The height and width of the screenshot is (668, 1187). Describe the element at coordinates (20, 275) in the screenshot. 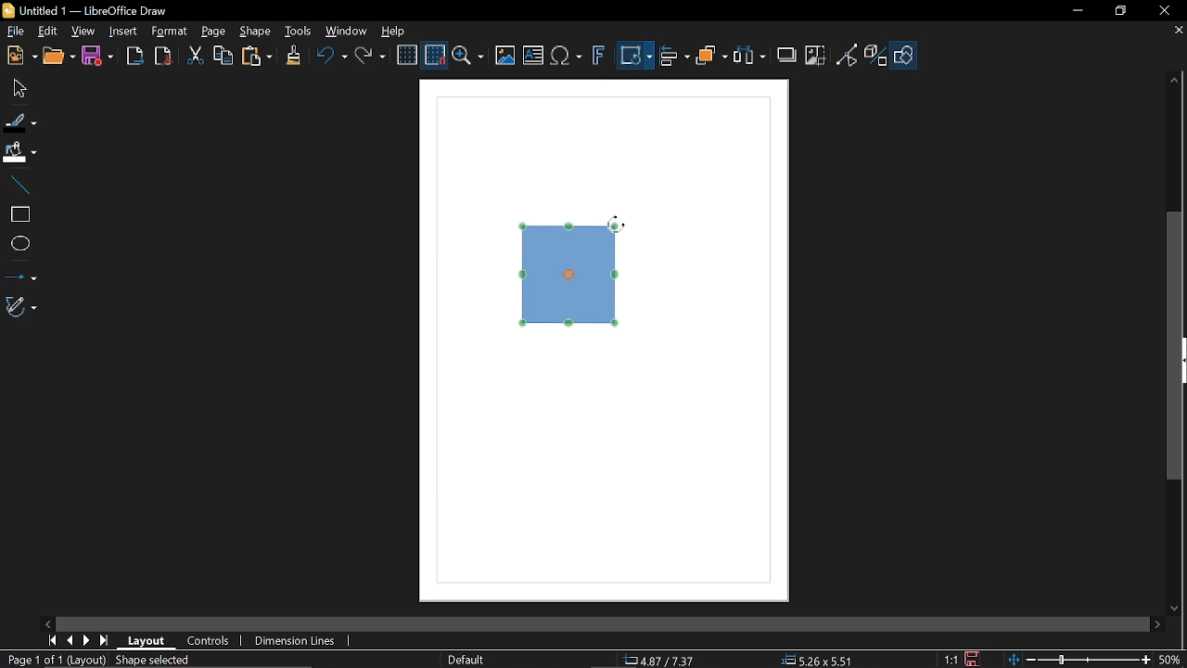

I see `Lines and arrows` at that location.